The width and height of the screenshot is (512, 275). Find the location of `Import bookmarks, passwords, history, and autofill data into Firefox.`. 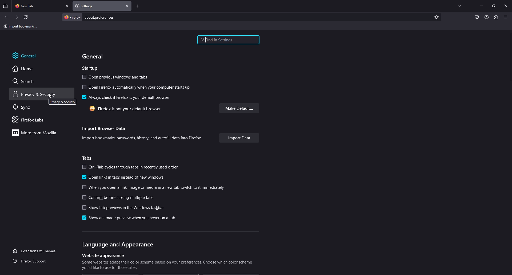

Import bookmarks, passwords, history, and autofill data into Firefox. is located at coordinates (144, 139).